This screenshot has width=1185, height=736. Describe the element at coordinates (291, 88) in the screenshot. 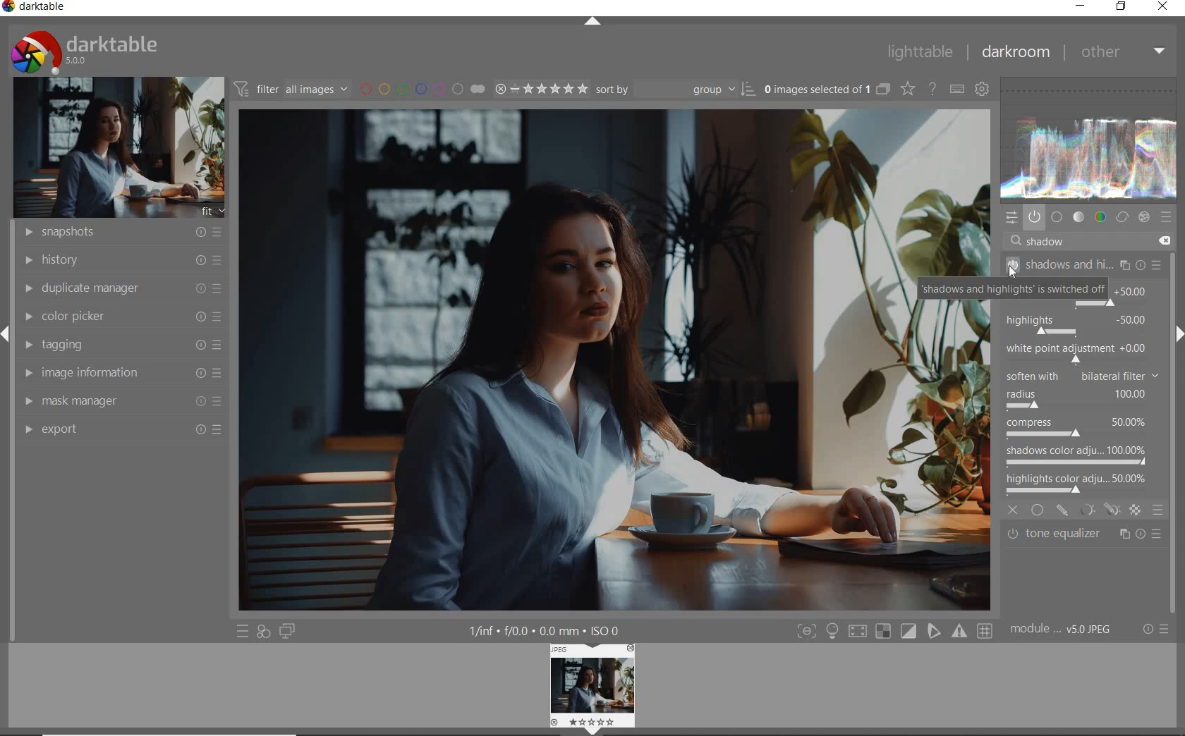

I see `filter all images` at that location.